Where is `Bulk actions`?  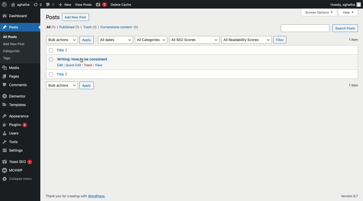 Bulk actions is located at coordinates (62, 40).